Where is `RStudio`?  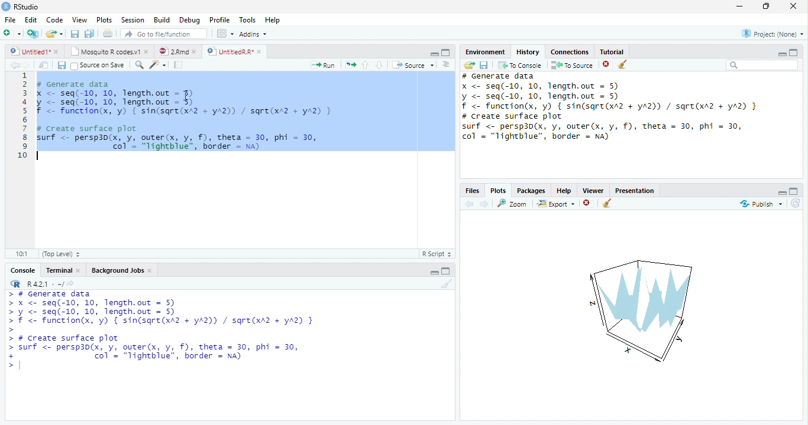 RStudio is located at coordinates (20, 6).